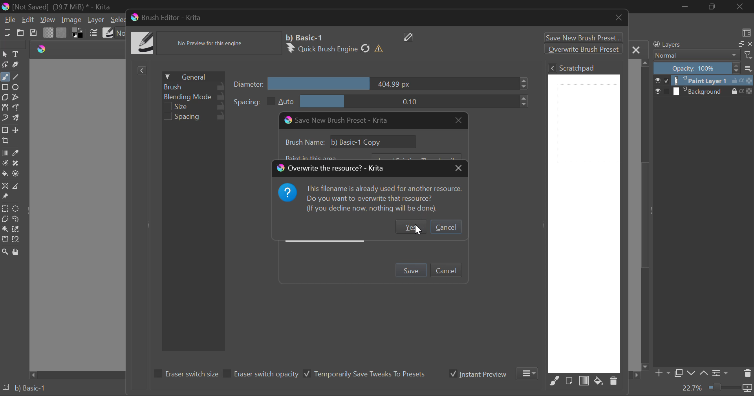 This screenshot has height=396, width=754. Describe the element at coordinates (16, 240) in the screenshot. I see `Magnetic Selection` at that location.